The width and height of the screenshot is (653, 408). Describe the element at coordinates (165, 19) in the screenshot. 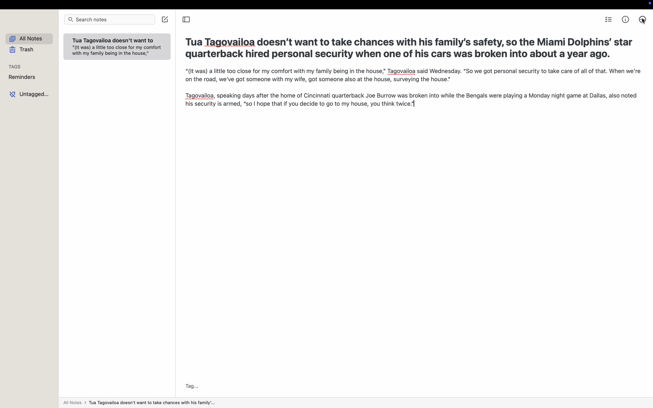

I see `create note` at that location.